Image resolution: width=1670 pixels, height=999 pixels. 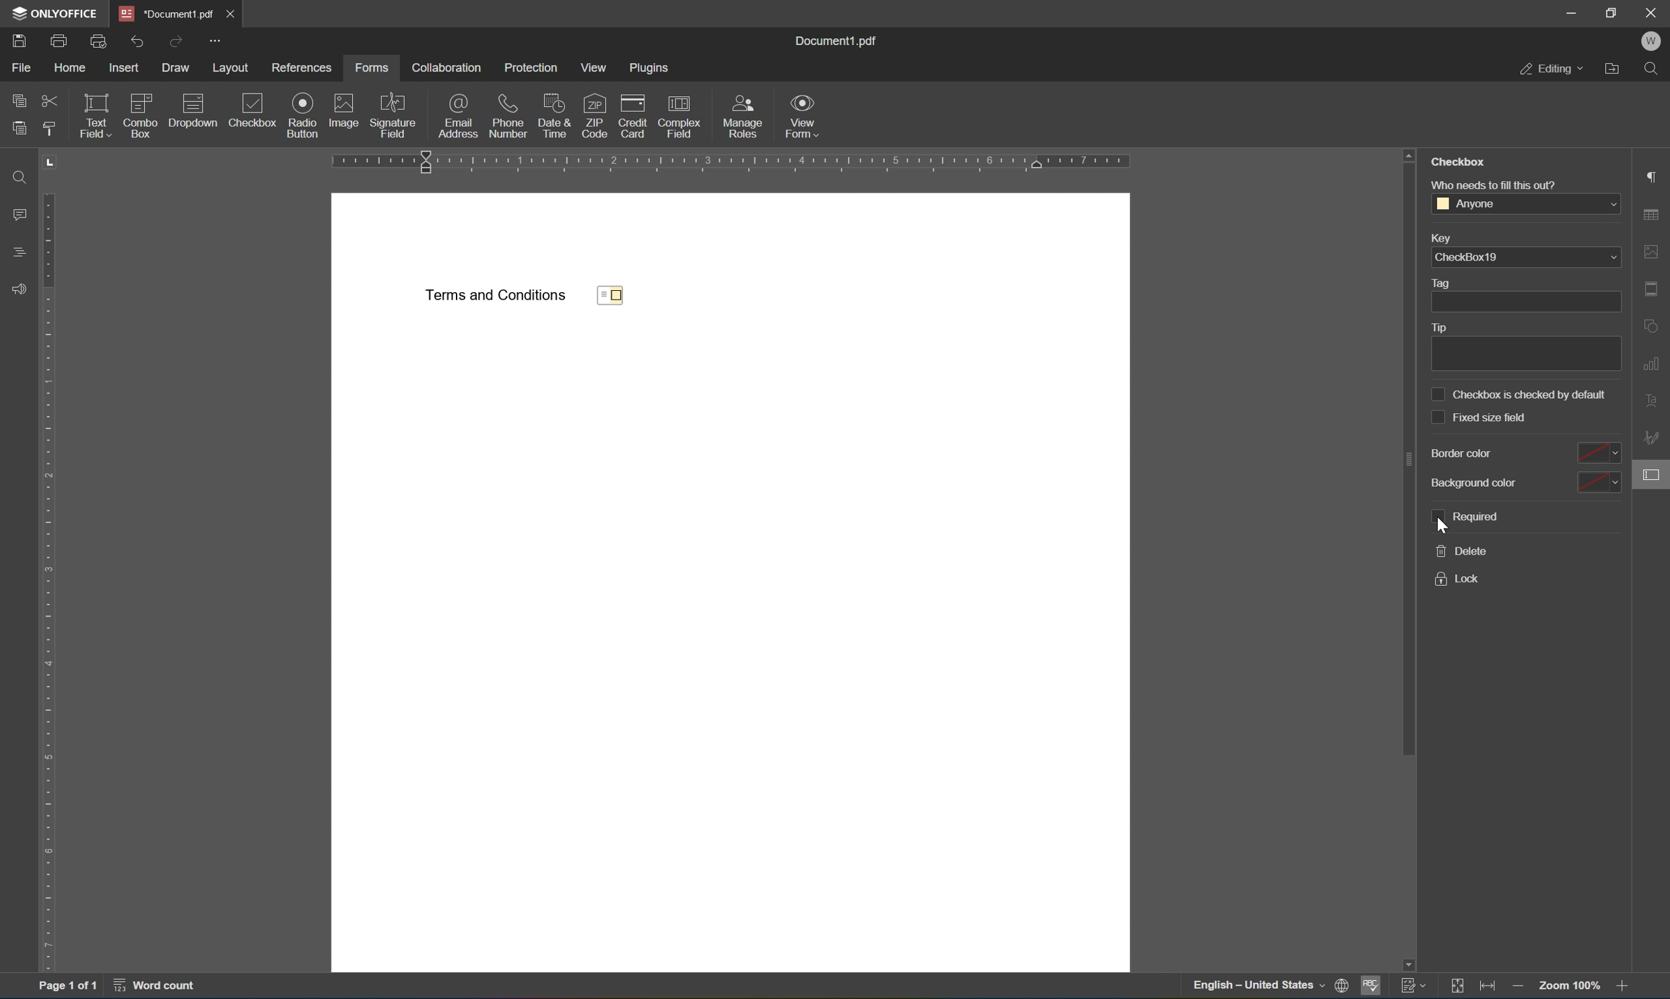 I want to click on references, so click(x=302, y=68).